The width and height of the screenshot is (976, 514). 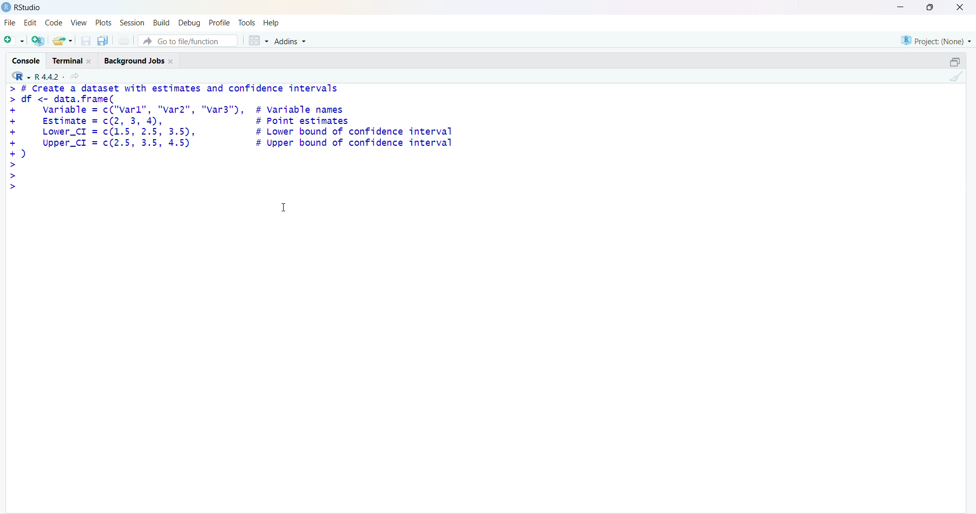 What do you see at coordinates (956, 60) in the screenshot?
I see `maximize` at bounding box center [956, 60].